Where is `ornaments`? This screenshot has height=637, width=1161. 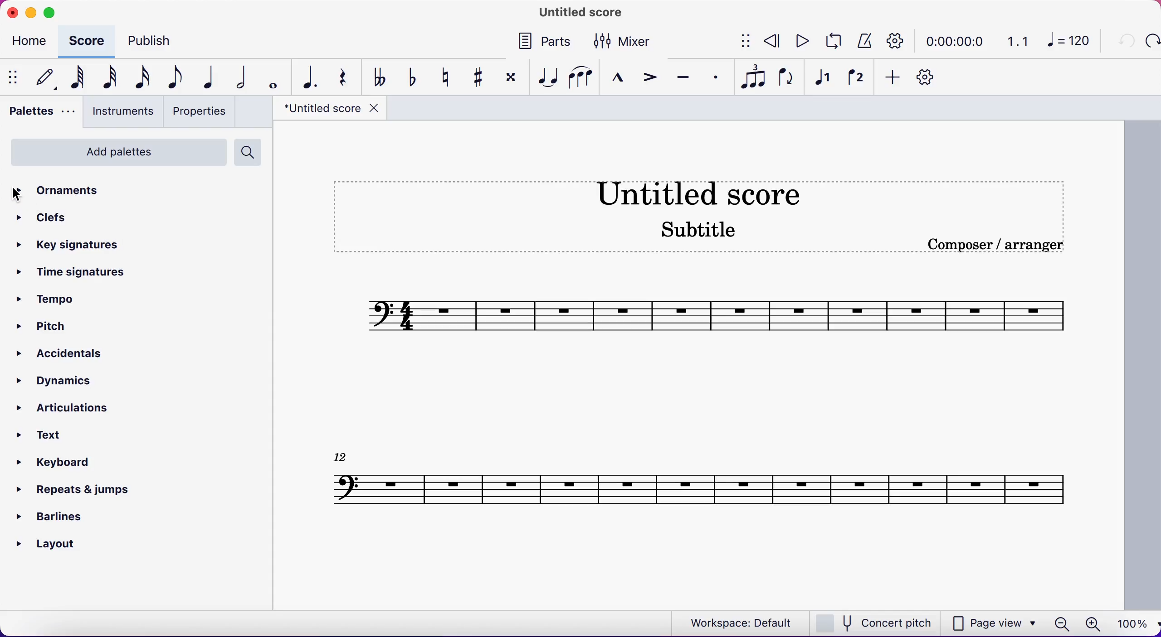 ornaments is located at coordinates (76, 190).